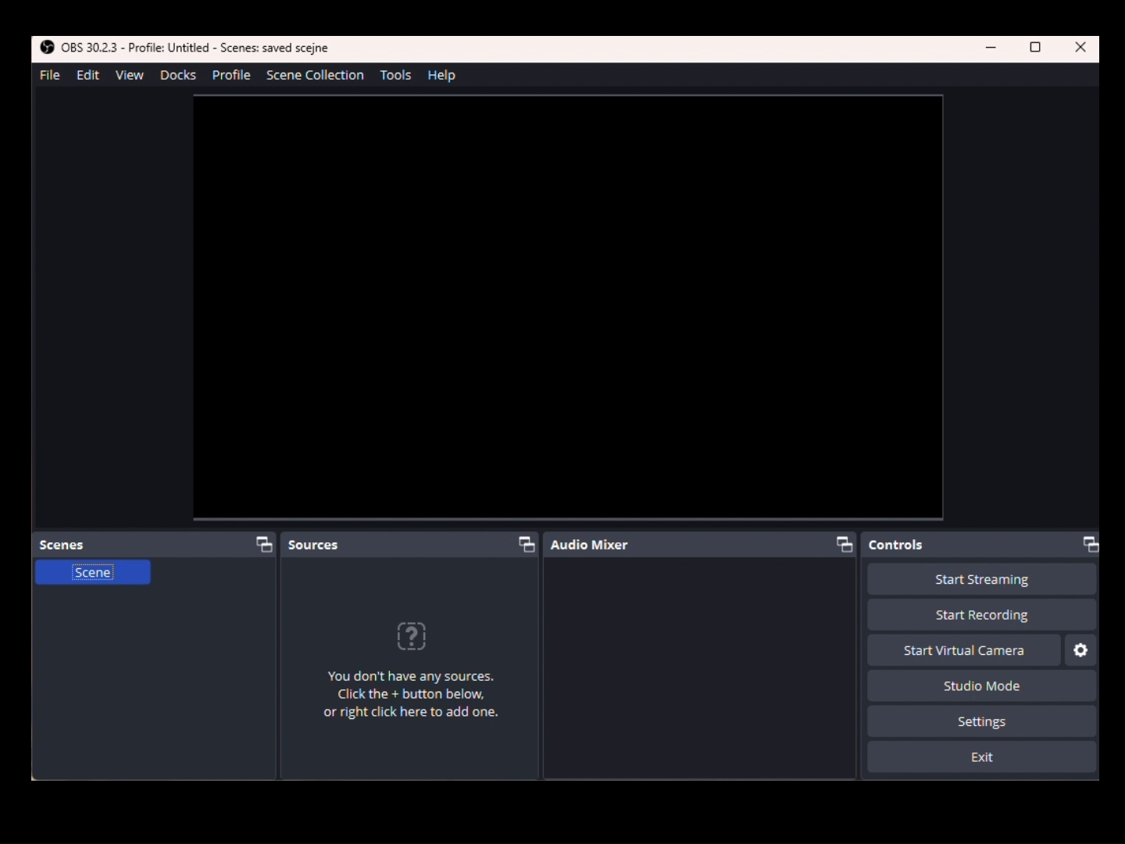  Describe the element at coordinates (705, 545) in the screenshot. I see `Audio Mixer` at that location.